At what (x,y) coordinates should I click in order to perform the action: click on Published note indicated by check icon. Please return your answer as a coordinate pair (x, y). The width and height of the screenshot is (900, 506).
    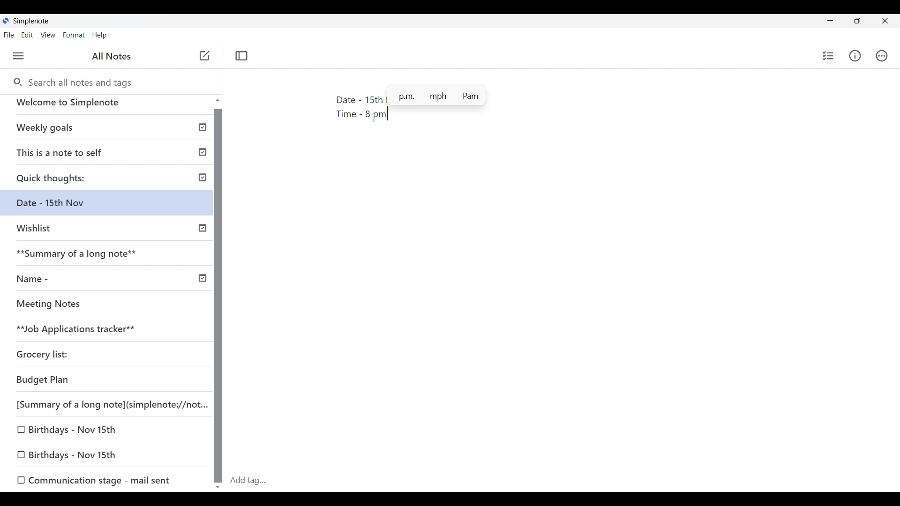
    Looking at the image, I should click on (108, 131).